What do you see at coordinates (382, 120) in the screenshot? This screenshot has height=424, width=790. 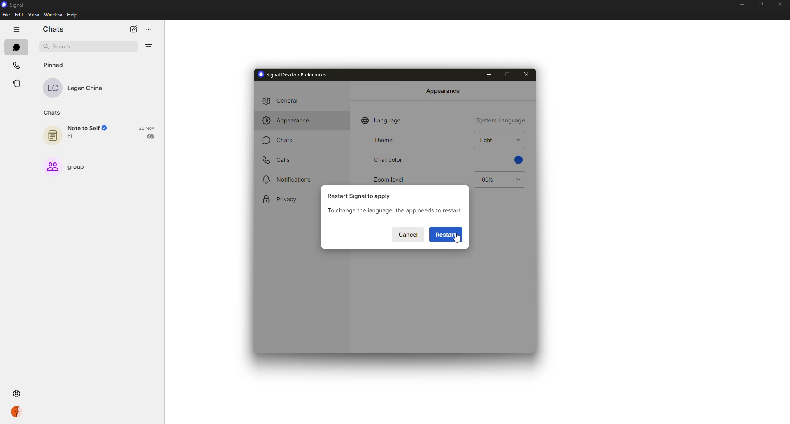 I see `language` at bounding box center [382, 120].